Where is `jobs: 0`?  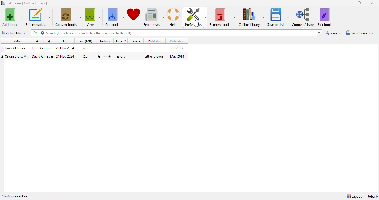
jobs: 0 is located at coordinates (373, 196).